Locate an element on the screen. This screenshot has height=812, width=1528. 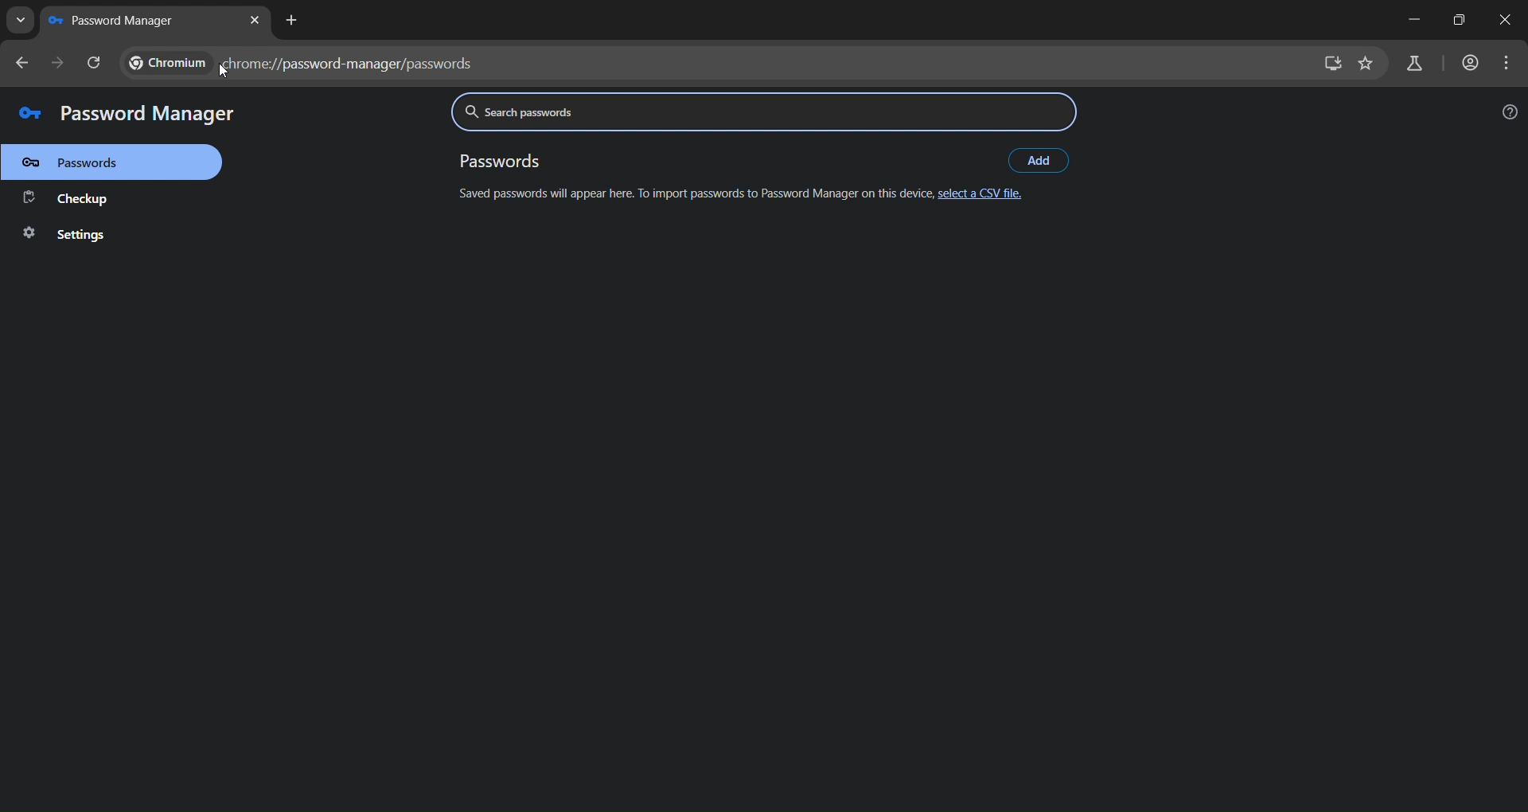
account is located at coordinates (1472, 63).